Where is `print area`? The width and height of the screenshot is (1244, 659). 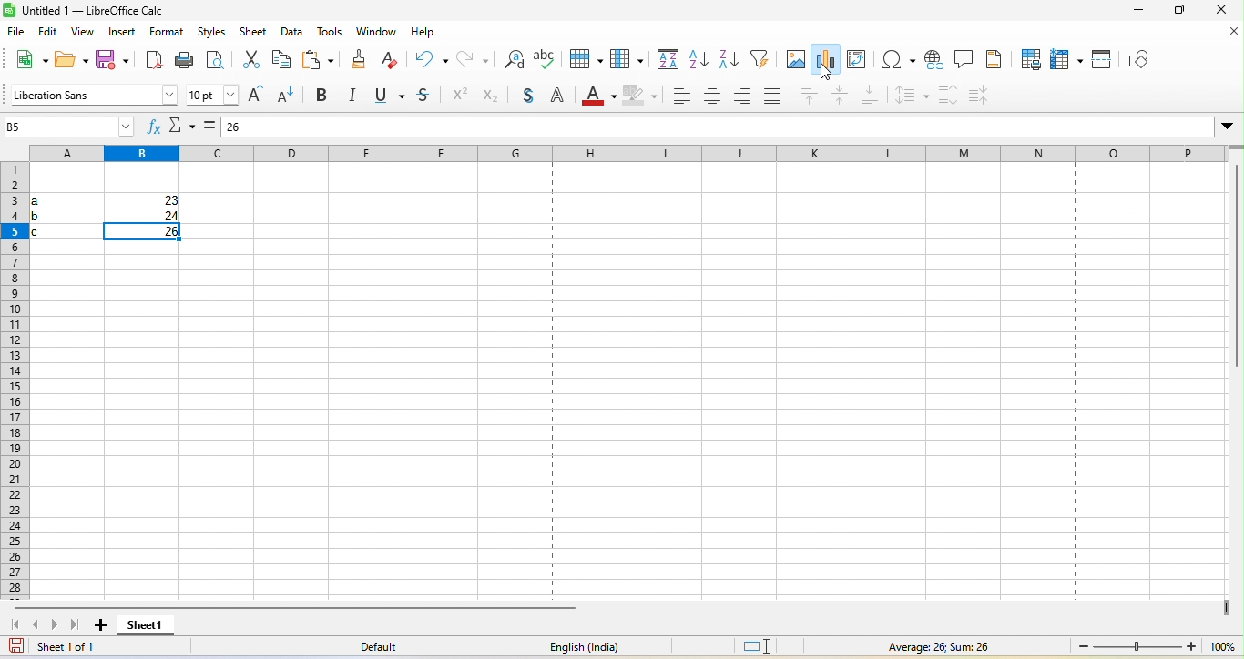 print area is located at coordinates (1025, 57).